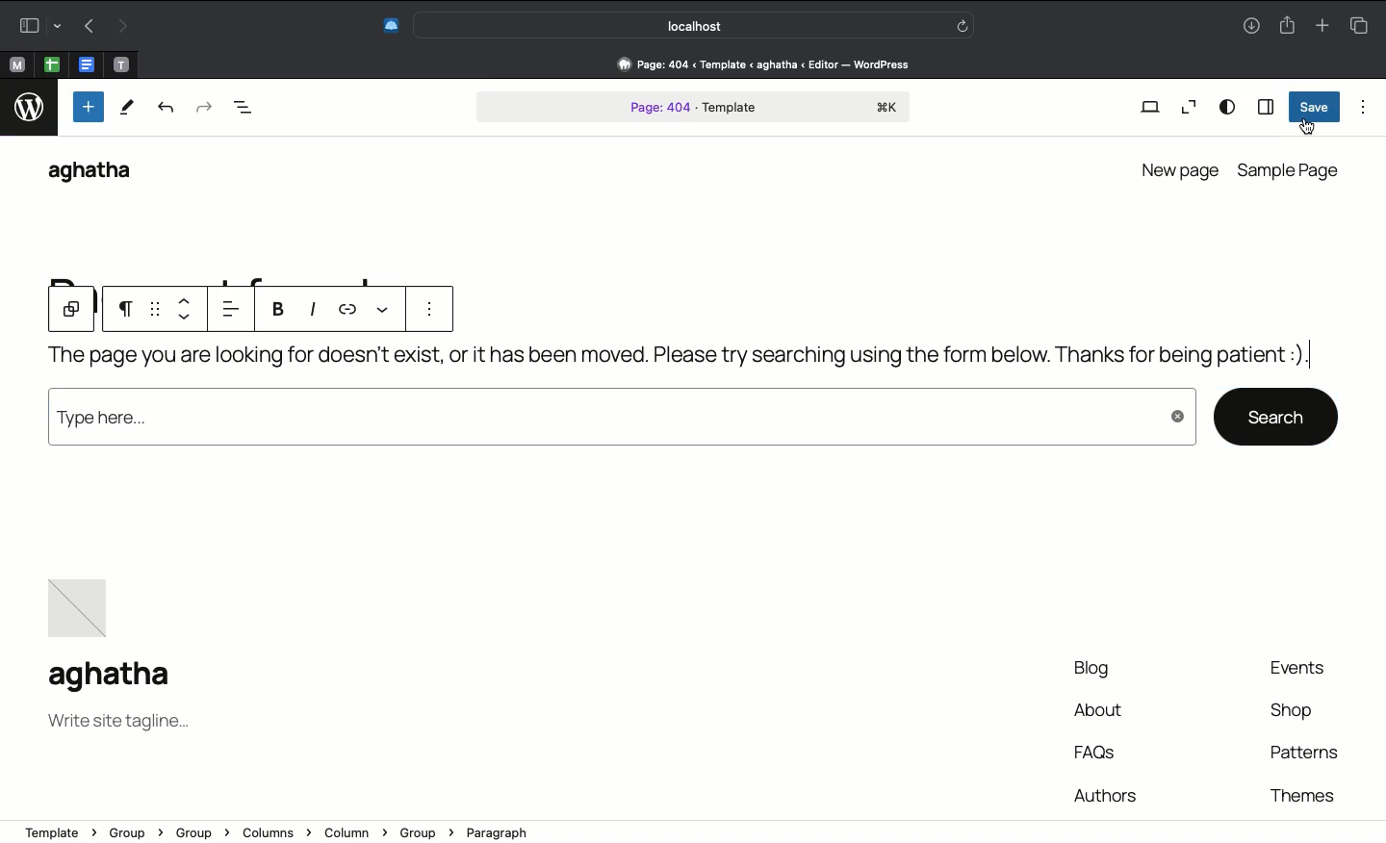 This screenshot has height=843, width=1386. I want to click on Tagline, so click(118, 725).